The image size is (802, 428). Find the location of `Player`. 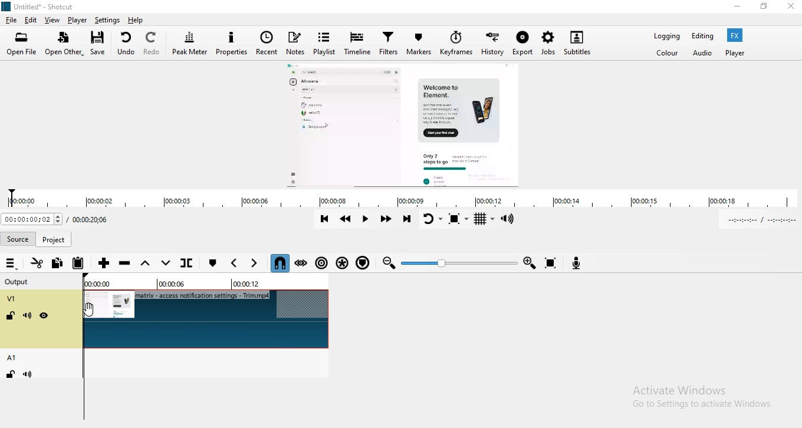

Player is located at coordinates (77, 21).